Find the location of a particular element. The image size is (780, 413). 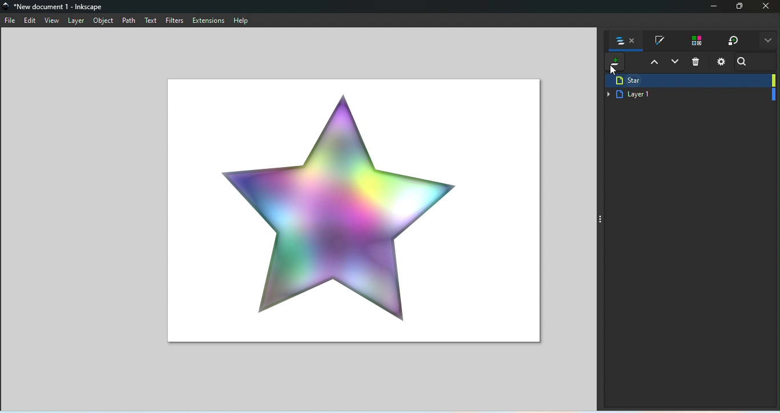

Star is located at coordinates (690, 80).